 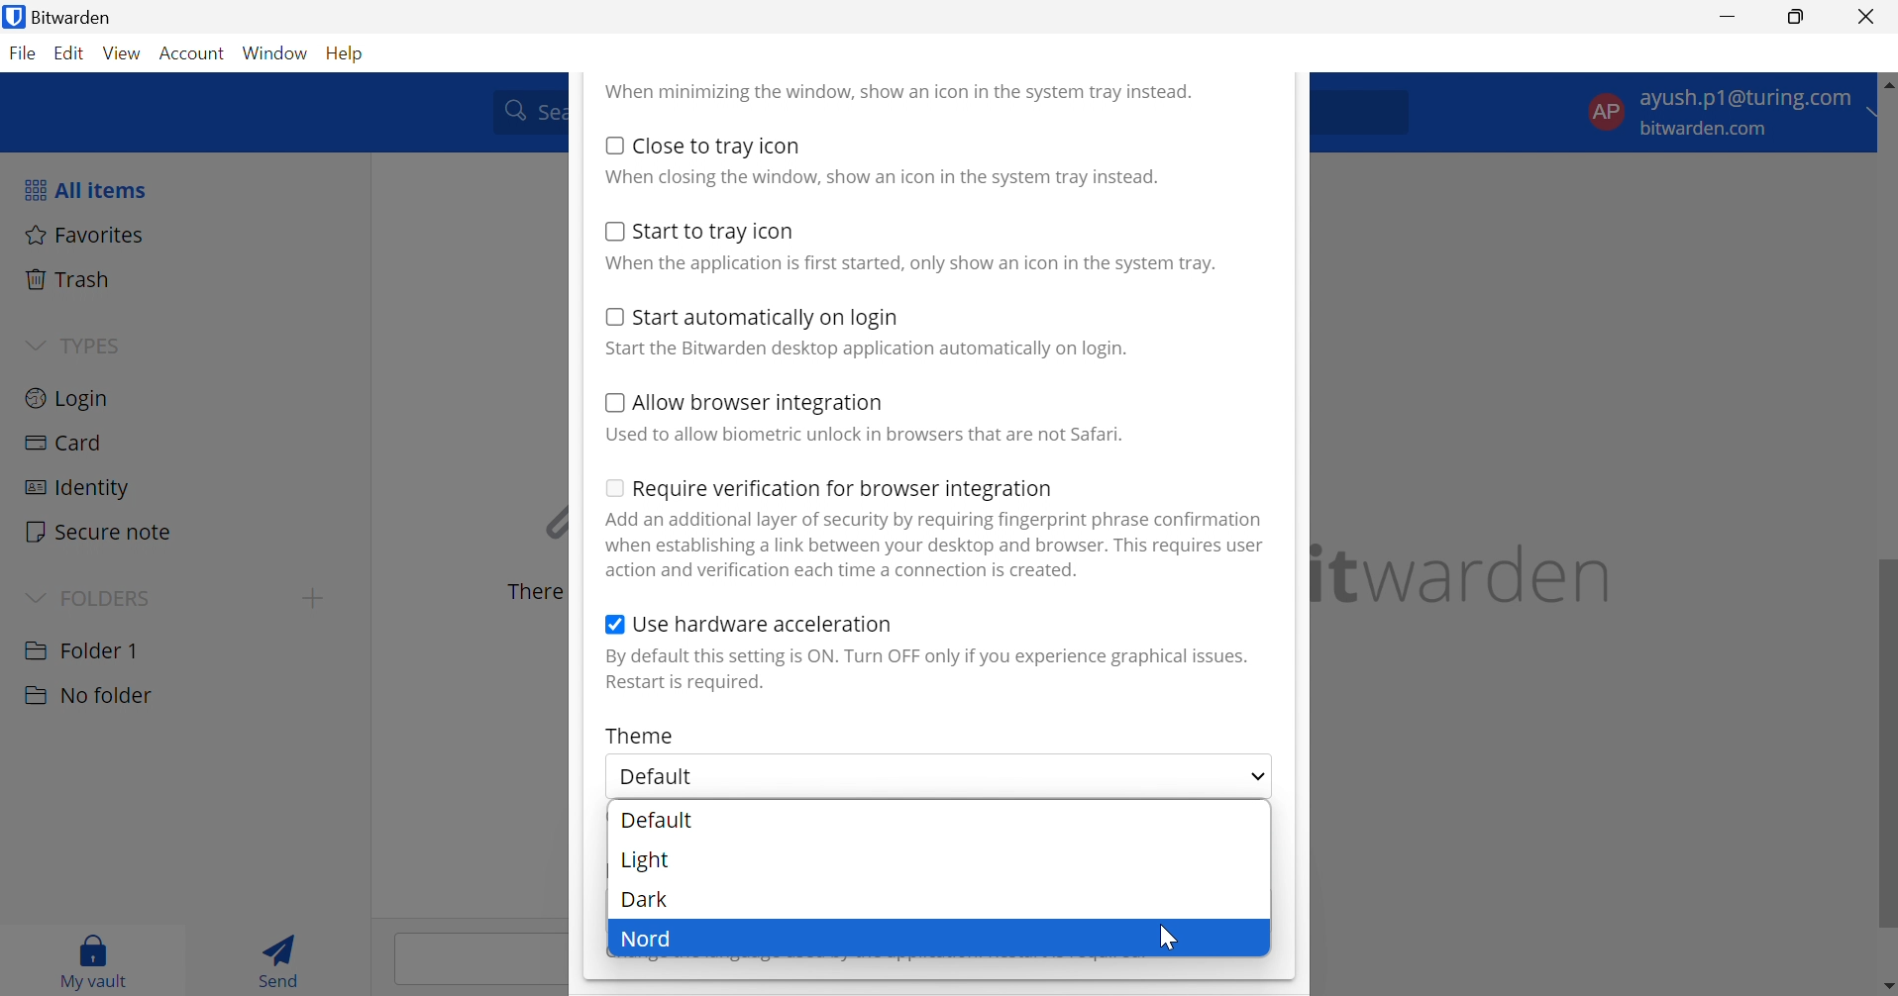 I want to click on Start to tray icon, so click(x=716, y=232).